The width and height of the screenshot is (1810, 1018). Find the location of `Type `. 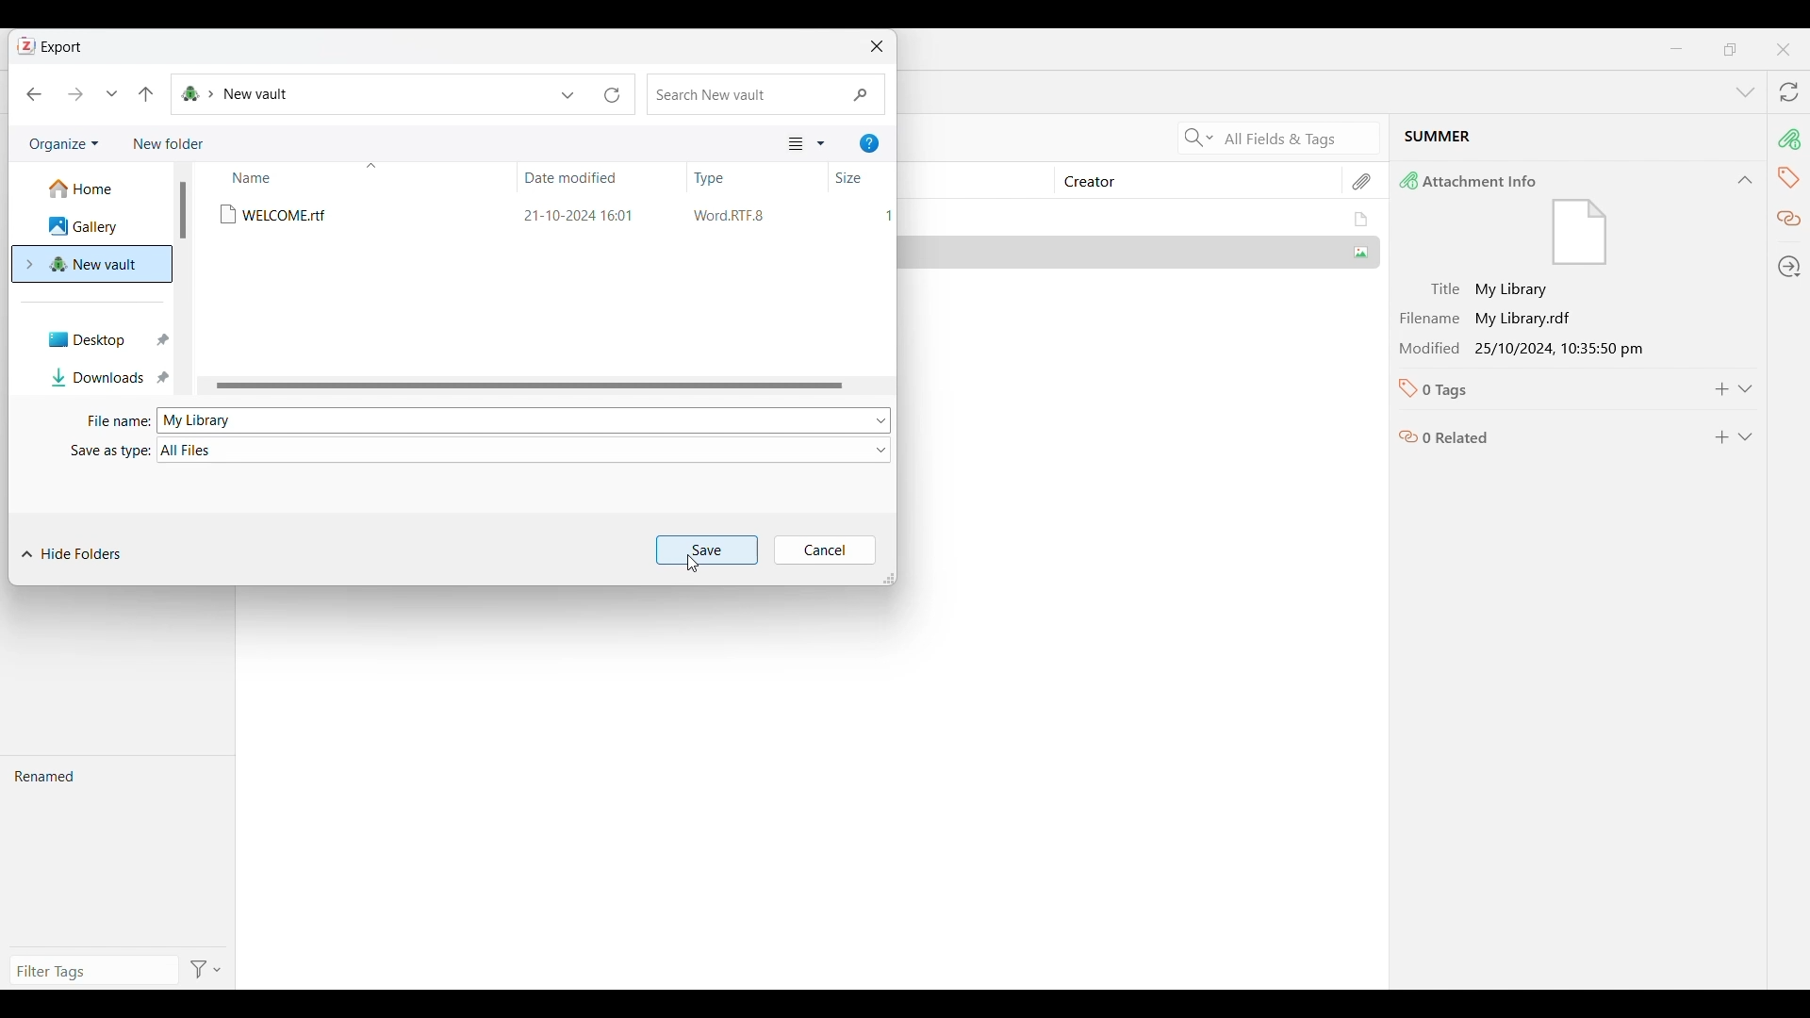

Type  is located at coordinates (725, 178).